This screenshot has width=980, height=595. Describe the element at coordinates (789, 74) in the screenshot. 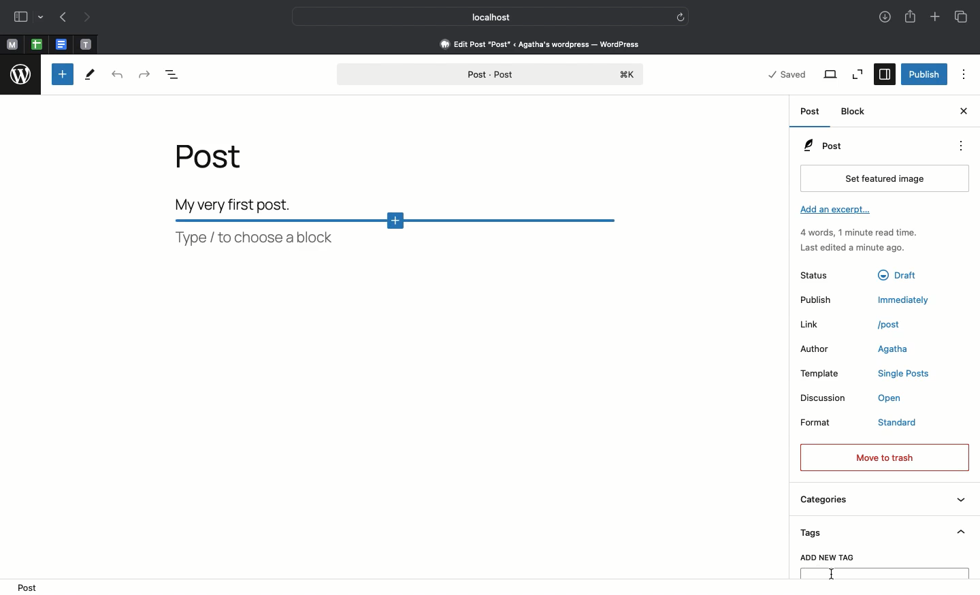

I see `Saved` at that location.